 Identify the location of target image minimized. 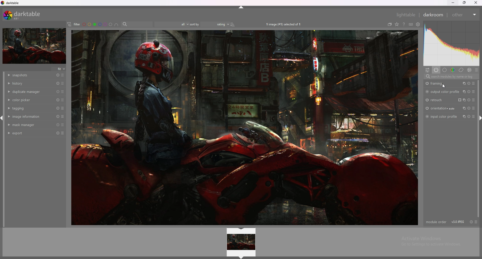
(34, 46).